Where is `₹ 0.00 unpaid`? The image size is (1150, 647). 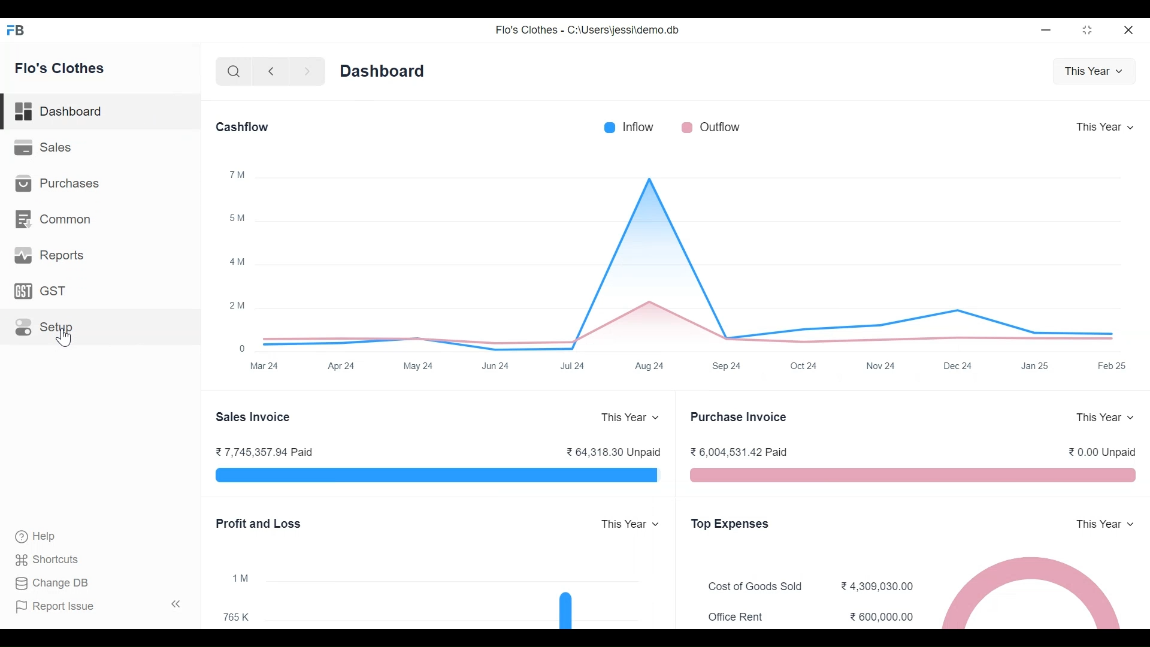 ₹ 0.00 unpaid is located at coordinates (1102, 452).